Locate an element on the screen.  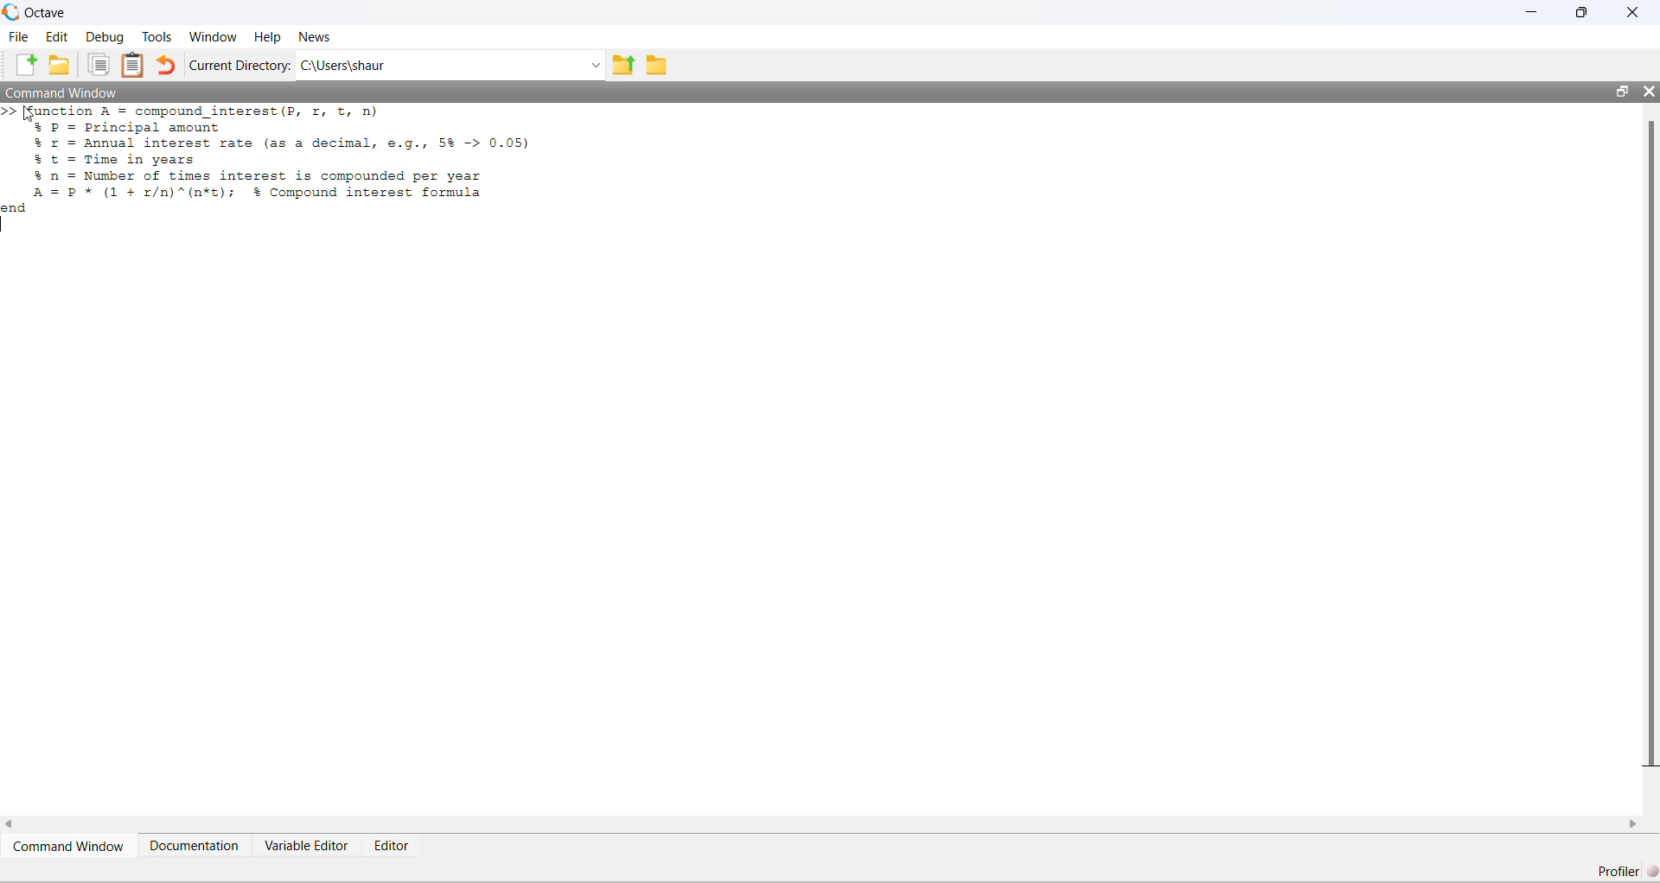
scroll right is located at coordinates (1634, 824).